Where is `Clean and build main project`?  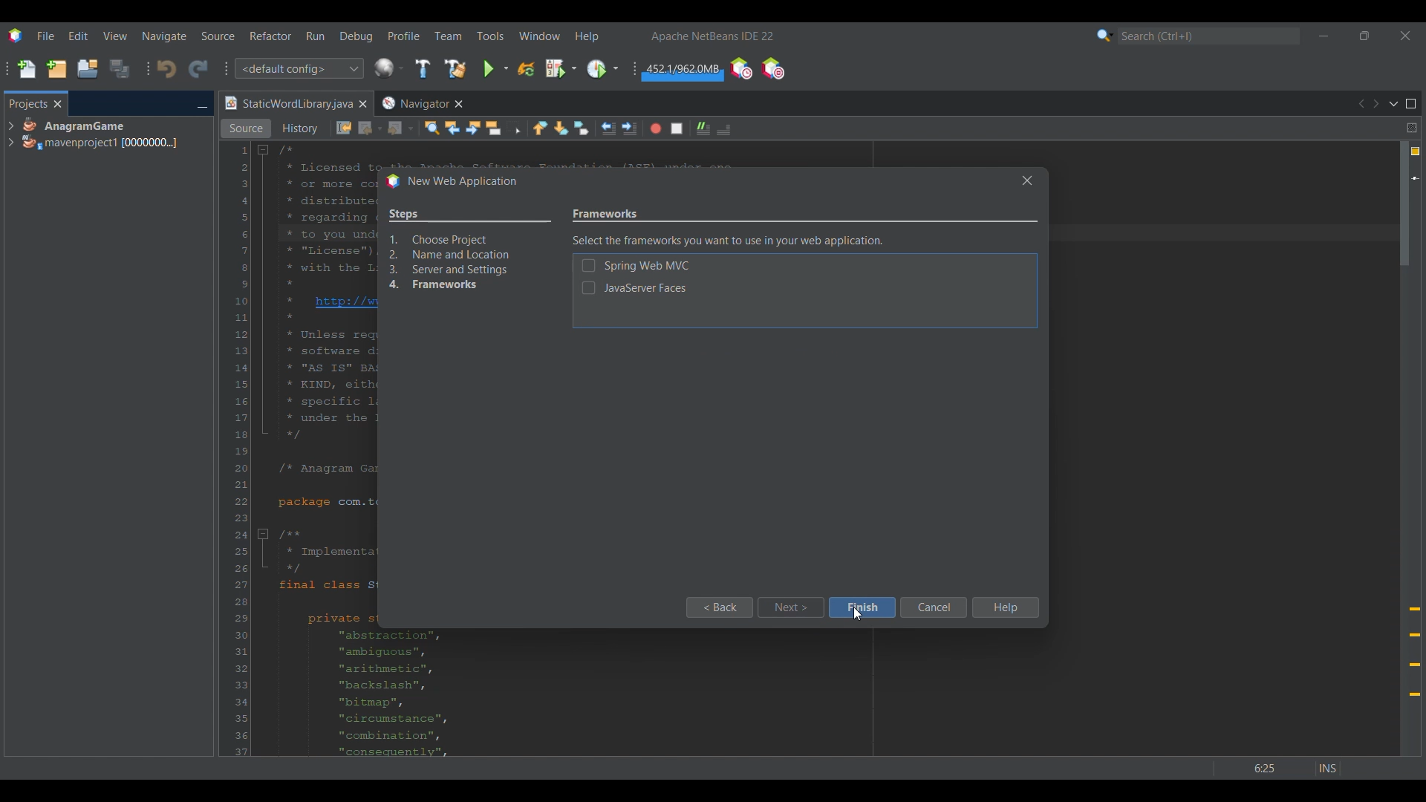
Clean and build main project is located at coordinates (455, 68).